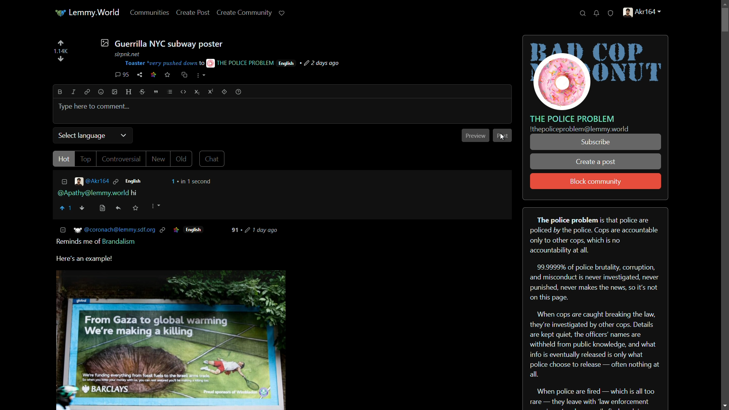 Image resolution: width=729 pixels, height=410 pixels. I want to click on save, so click(168, 75).